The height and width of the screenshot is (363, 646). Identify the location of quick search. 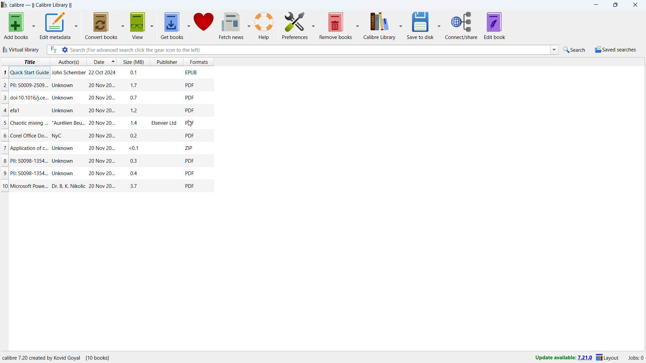
(575, 49).